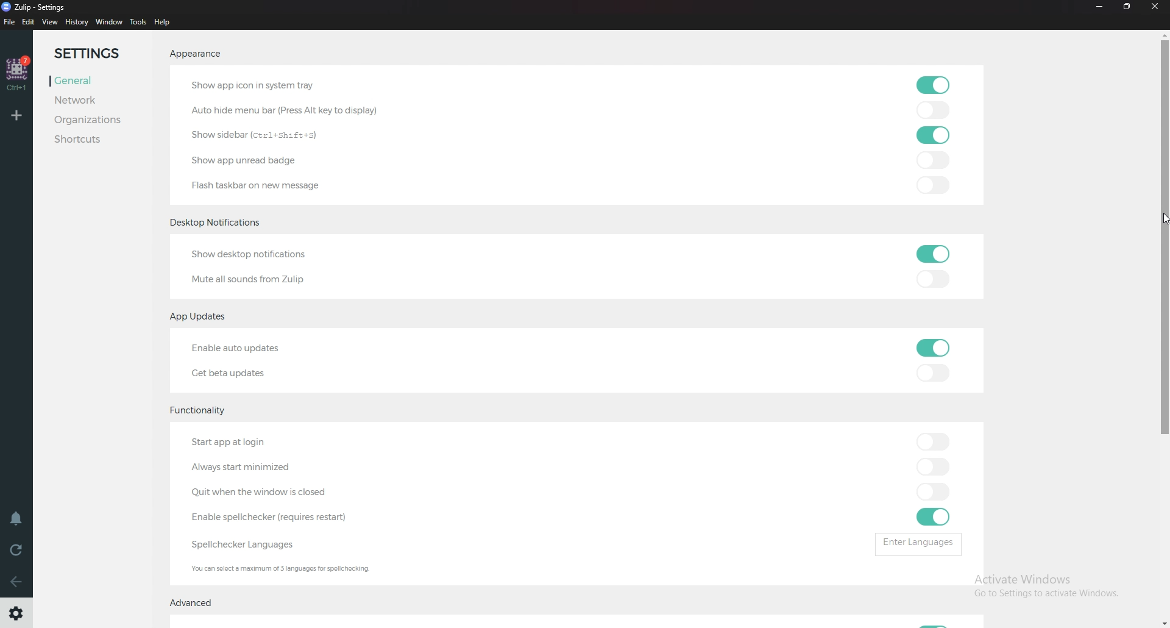 This screenshot has width=1170, height=628. Describe the element at coordinates (138, 21) in the screenshot. I see `Tools` at that location.